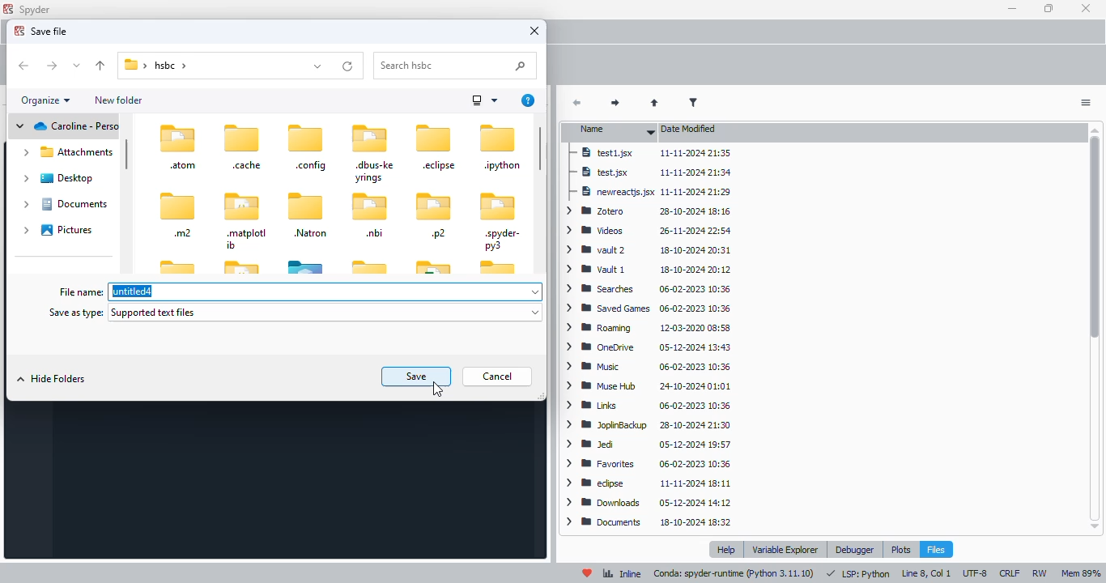 This screenshot has height=583, width=1106. What do you see at coordinates (1012, 572) in the screenshot?
I see `CRLF` at bounding box center [1012, 572].